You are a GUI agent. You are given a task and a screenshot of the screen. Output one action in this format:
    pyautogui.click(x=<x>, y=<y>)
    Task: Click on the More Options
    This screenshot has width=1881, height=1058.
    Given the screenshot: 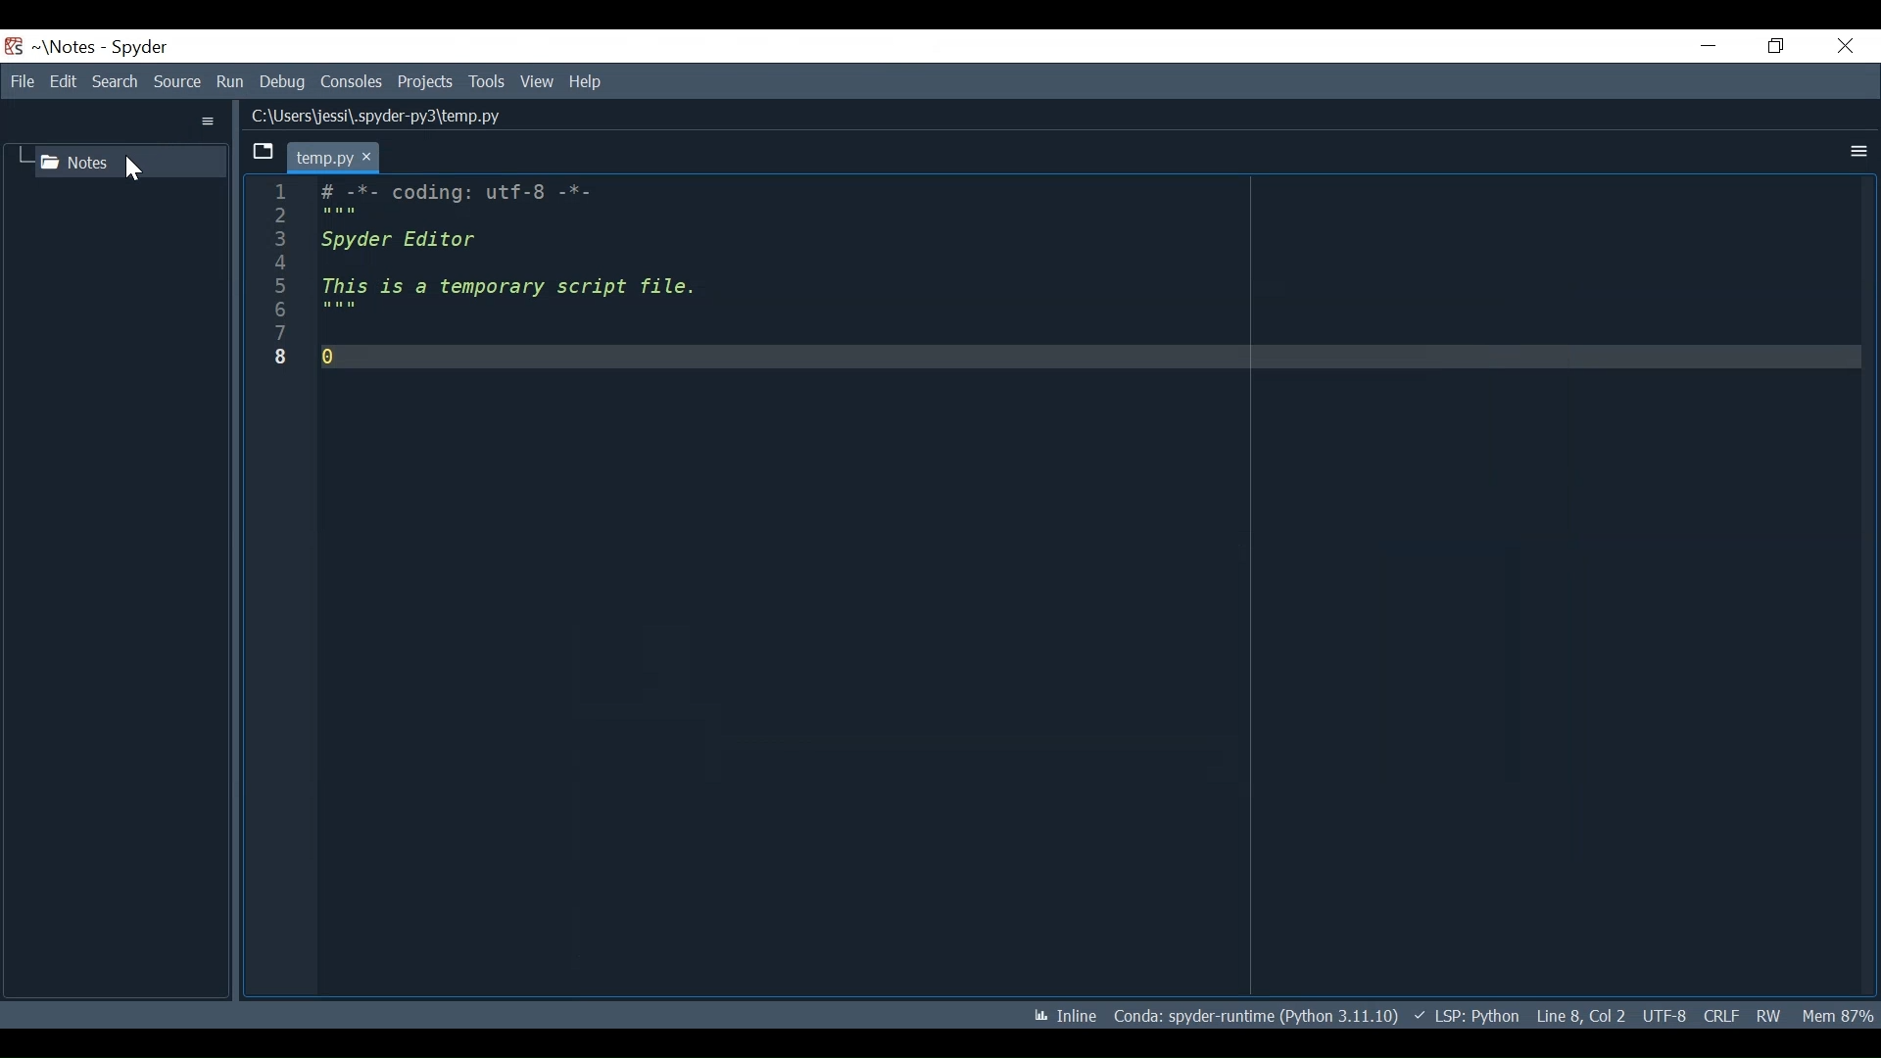 What is the action you would take?
    pyautogui.click(x=1856, y=151)
    